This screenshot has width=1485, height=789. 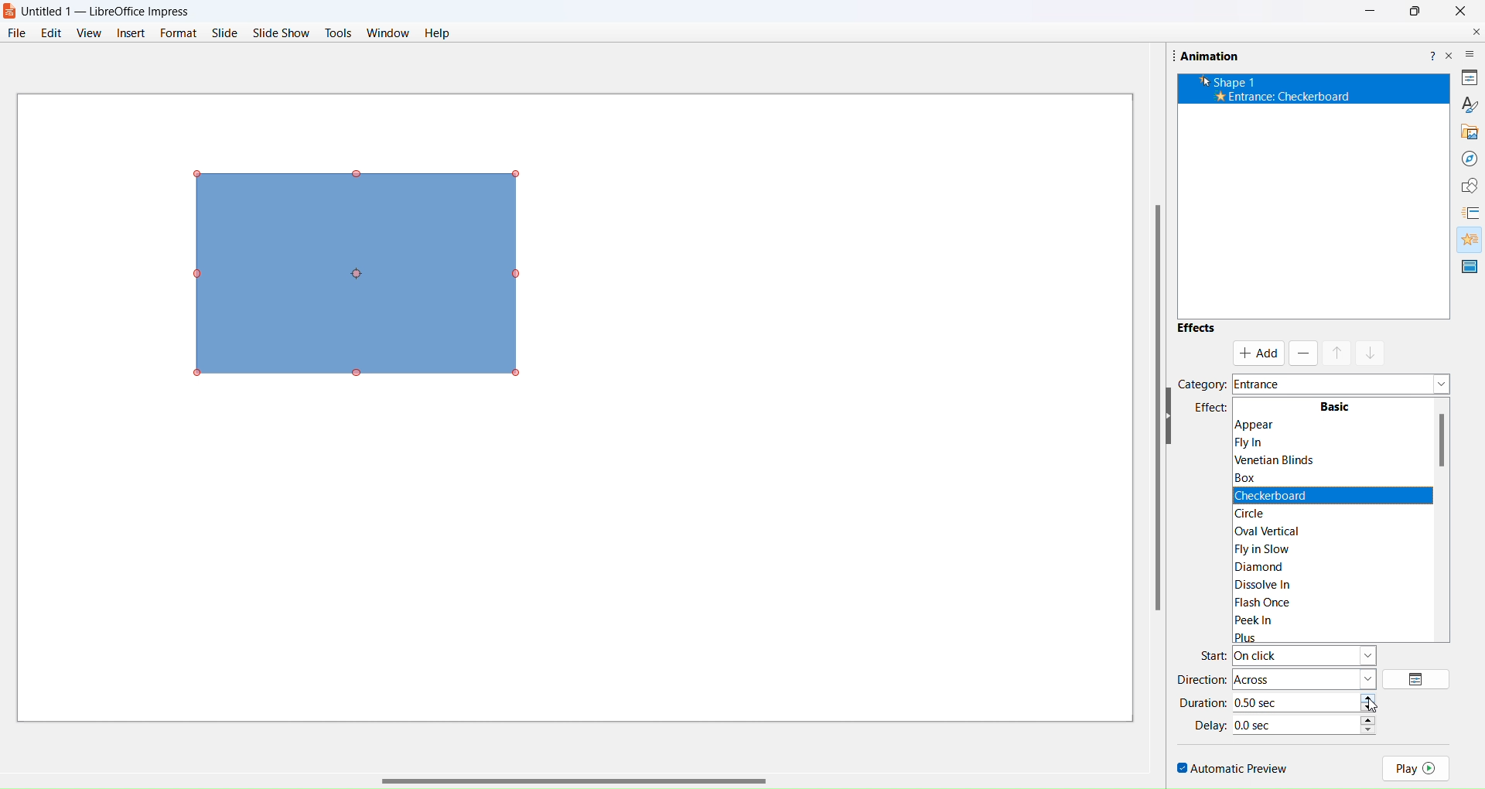 What do you see at coordinates (224, 33) in the screenshot?
I see `slide` at bounding box center [224, 33].